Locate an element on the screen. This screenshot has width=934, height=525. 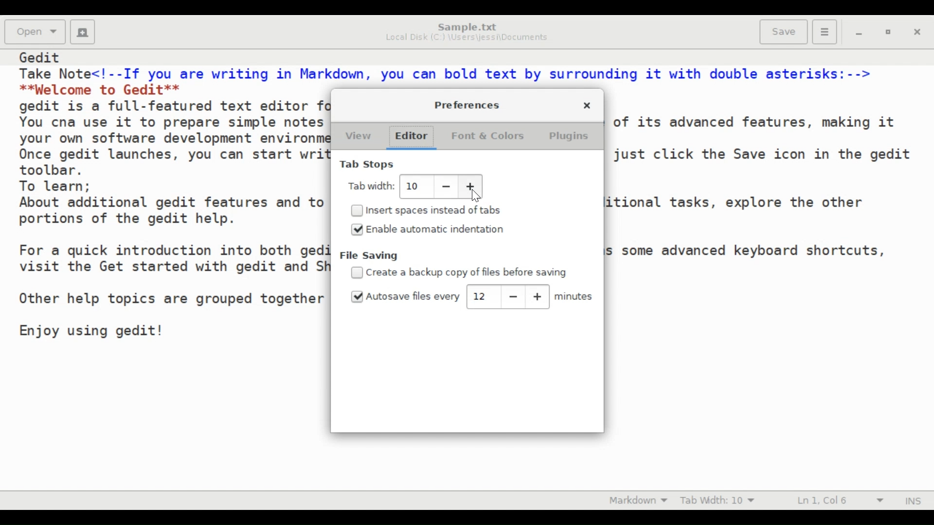
restore is located at coordinates (891, 34).